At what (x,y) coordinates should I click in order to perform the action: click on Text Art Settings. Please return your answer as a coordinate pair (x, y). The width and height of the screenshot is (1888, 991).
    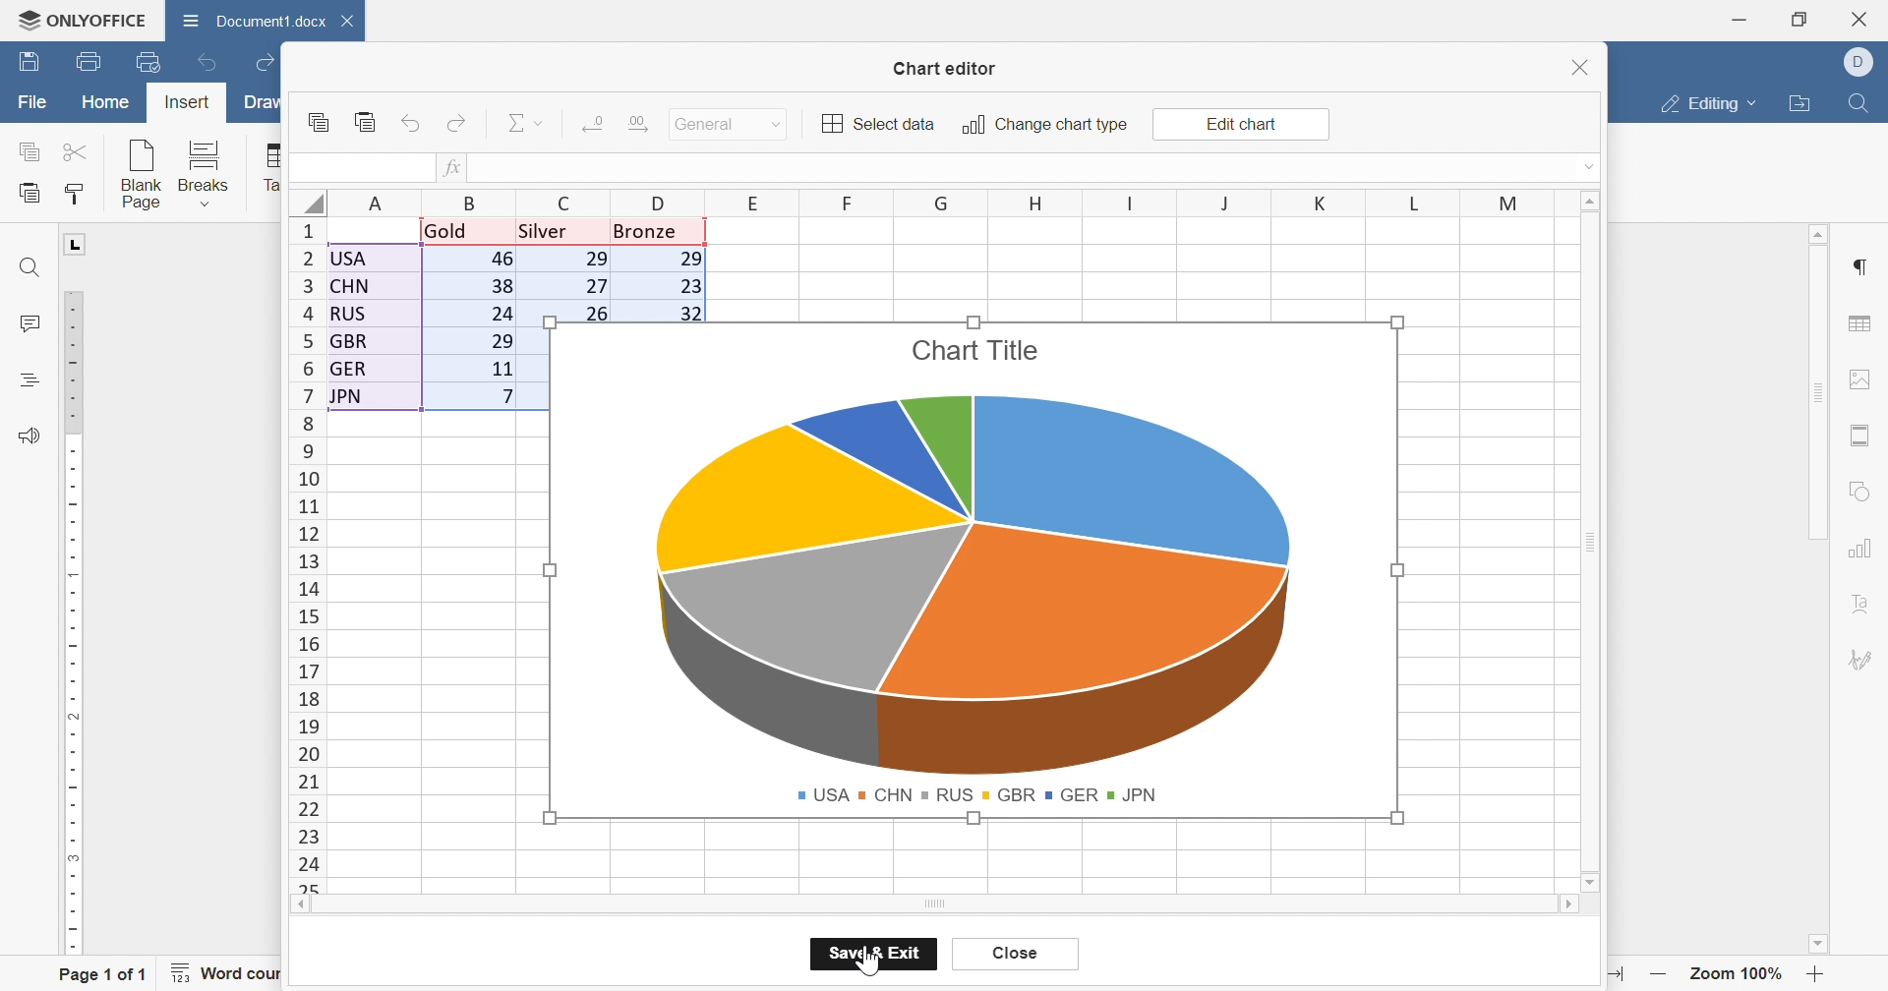
    Looking at the image, I should click on (1868, 603).